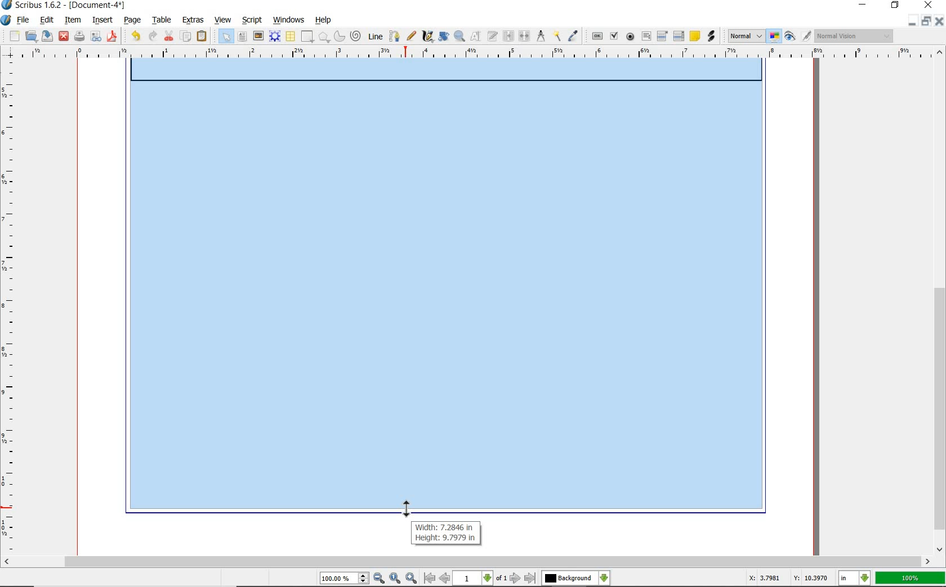 This screenshot has width=946, height=587. What do you see at coordinates (573, 34) in the screenshot?
I see `eye dropper` at bounding box center [573, 34].